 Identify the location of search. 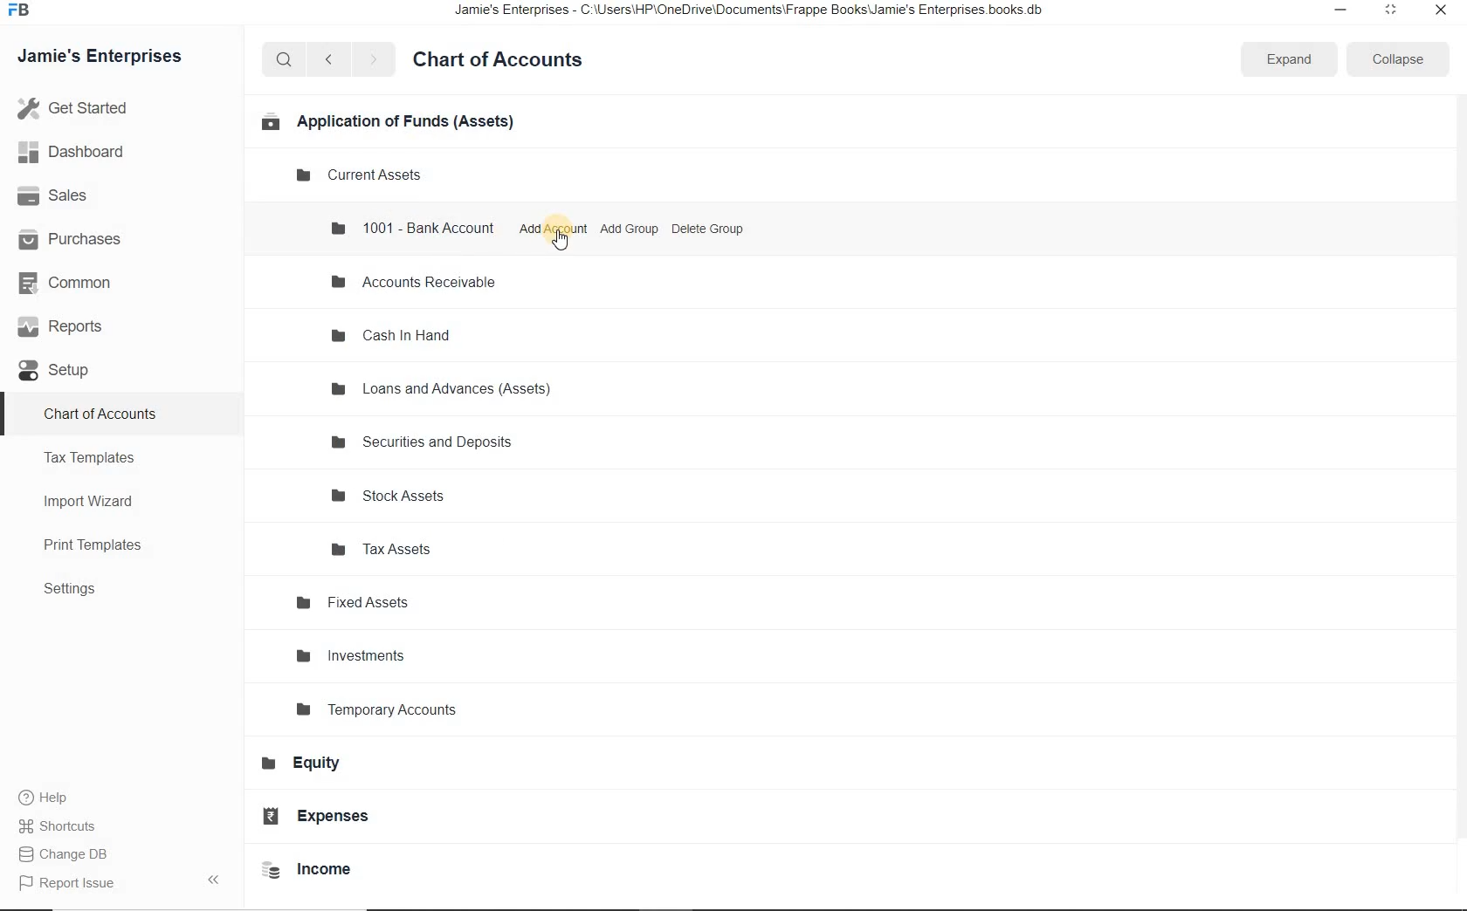
(284, 59).